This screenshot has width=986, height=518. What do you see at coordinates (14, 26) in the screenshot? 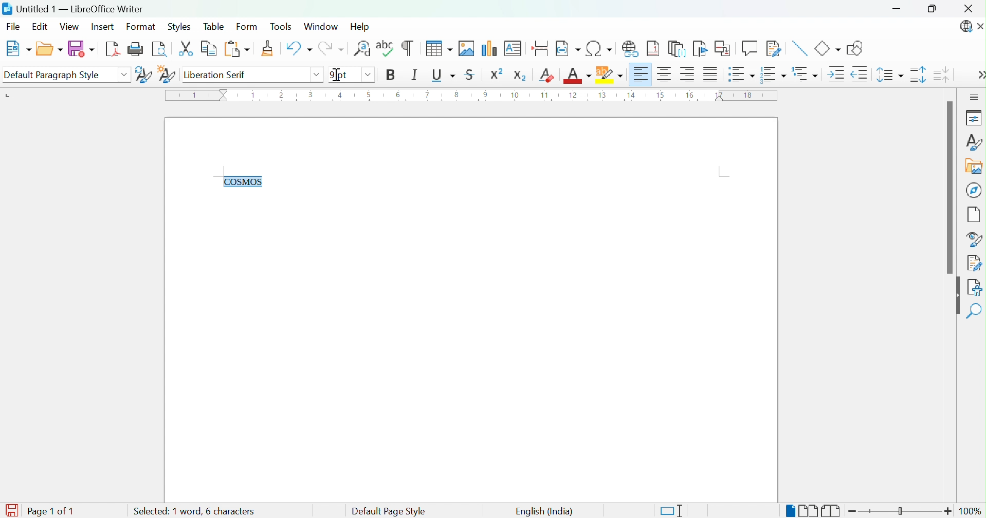
I see `File` at bounding box center [14, 26].